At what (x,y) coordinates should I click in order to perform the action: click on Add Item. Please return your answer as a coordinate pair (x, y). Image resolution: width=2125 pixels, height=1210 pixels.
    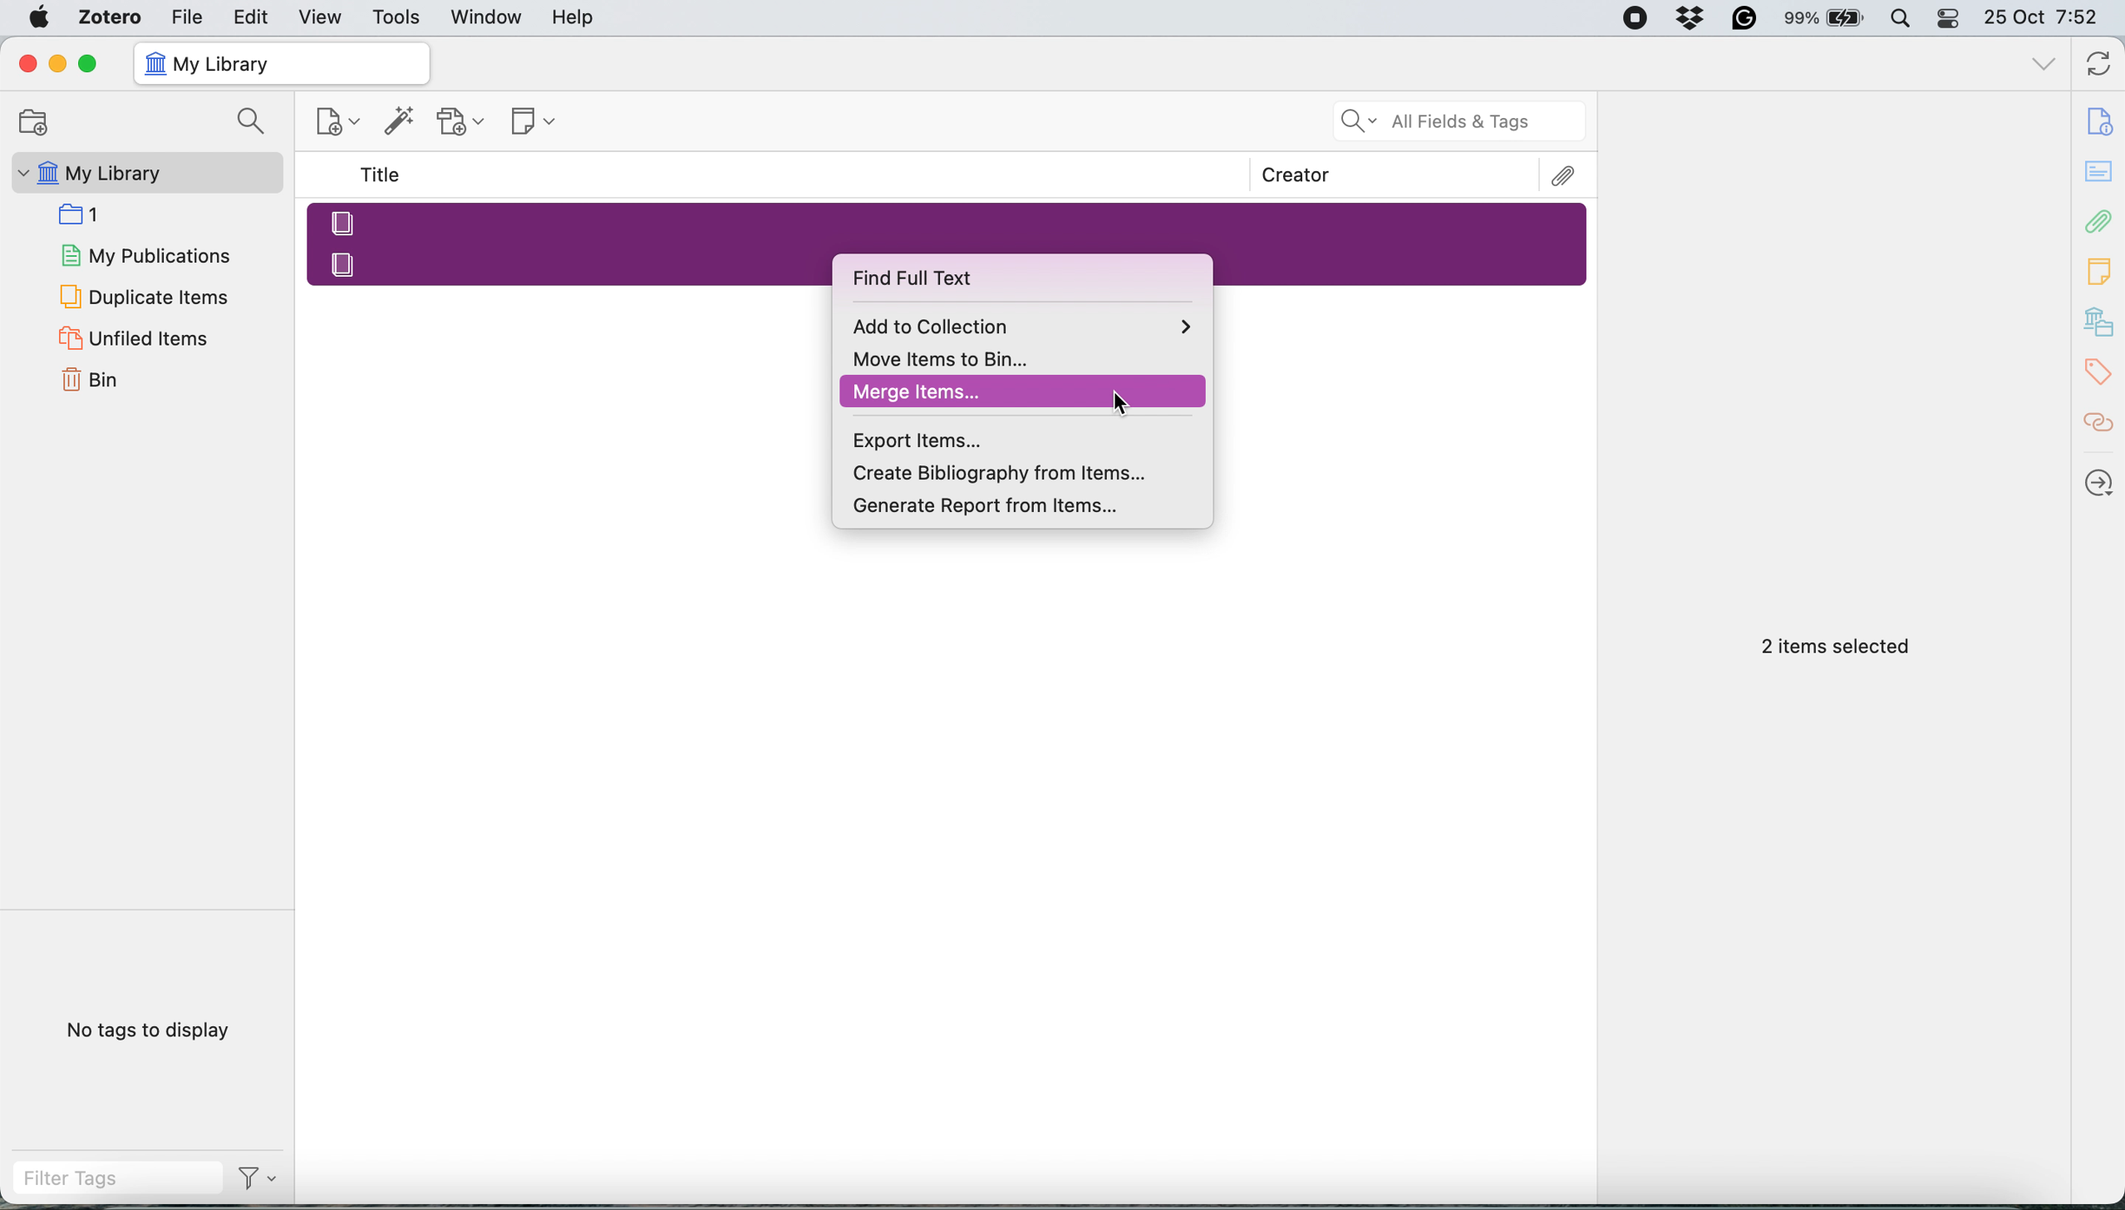
    Looking at the image, I should click on (400, 125).